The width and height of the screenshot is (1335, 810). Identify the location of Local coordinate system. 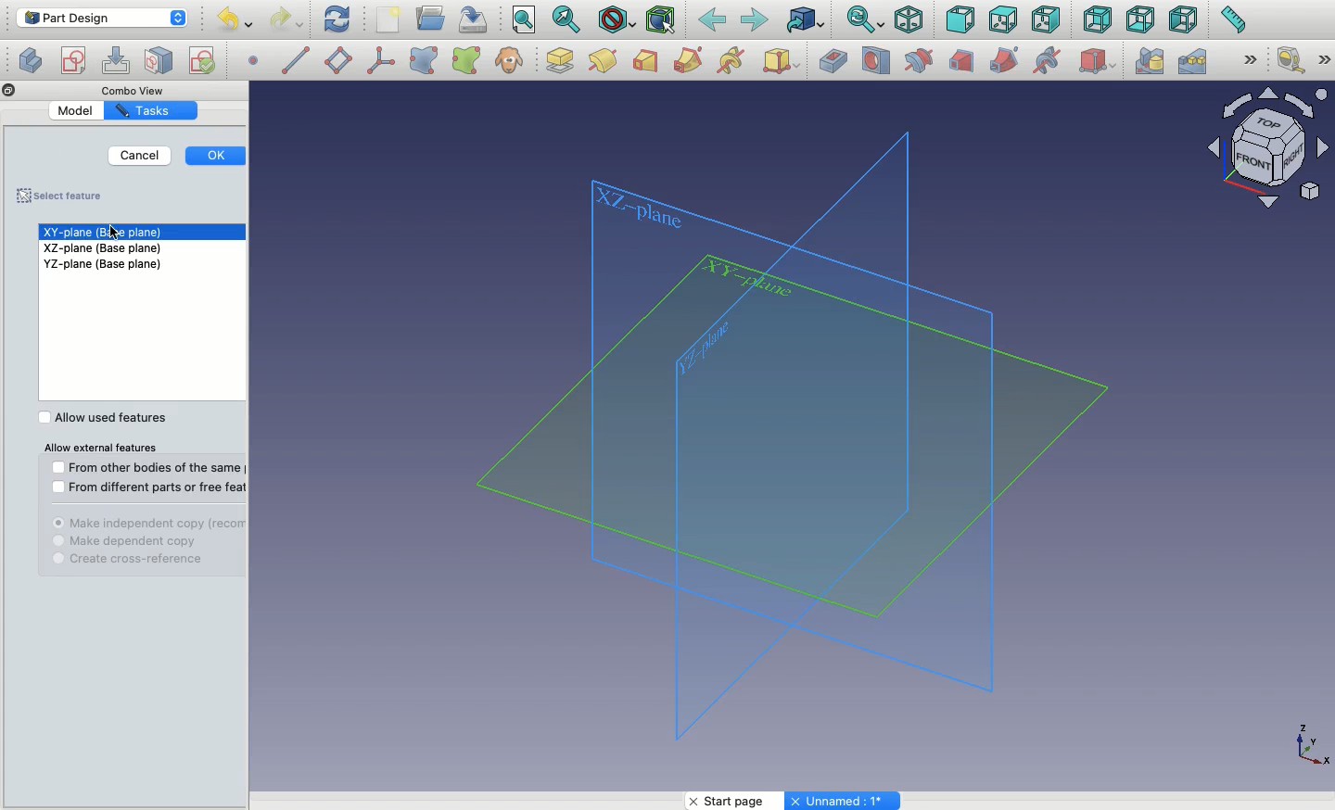
(381, 62).